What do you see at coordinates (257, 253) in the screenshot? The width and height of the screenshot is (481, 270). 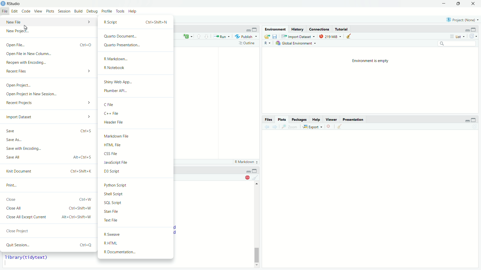 I see `vertical slider` at bounding box center [257, 253].